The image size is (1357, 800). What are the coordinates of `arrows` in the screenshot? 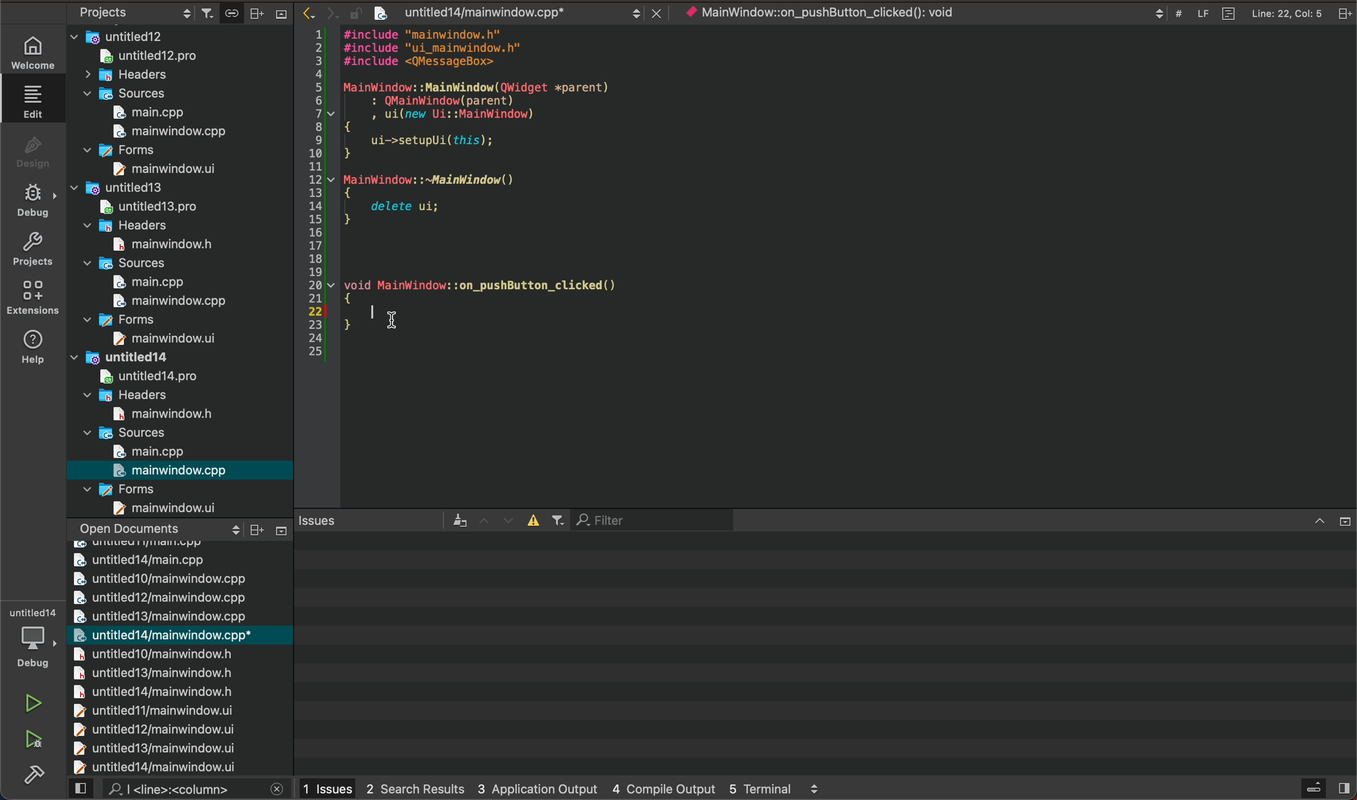 It's located at (498, 520).